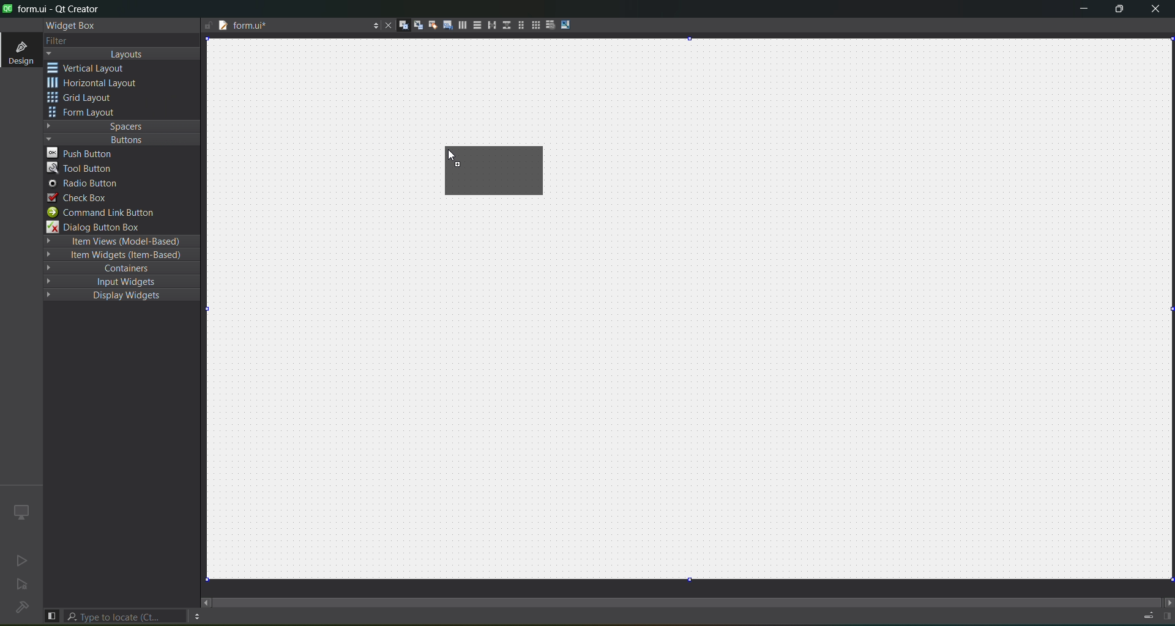 This screenshot has height=626, width=1175. What do you see at coordinates (124, 270) in the screenshot?
I see `containers` at bounding box center [124, 270].